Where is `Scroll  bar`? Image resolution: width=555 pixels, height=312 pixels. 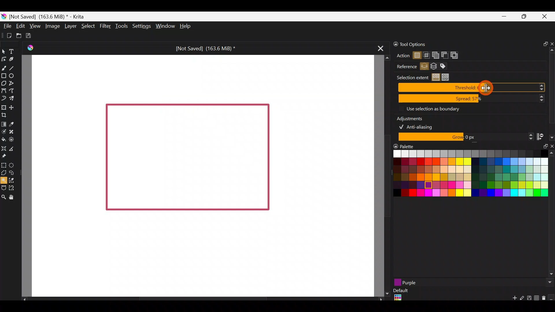 Scroll  bar is located at coordinates (552, 88).